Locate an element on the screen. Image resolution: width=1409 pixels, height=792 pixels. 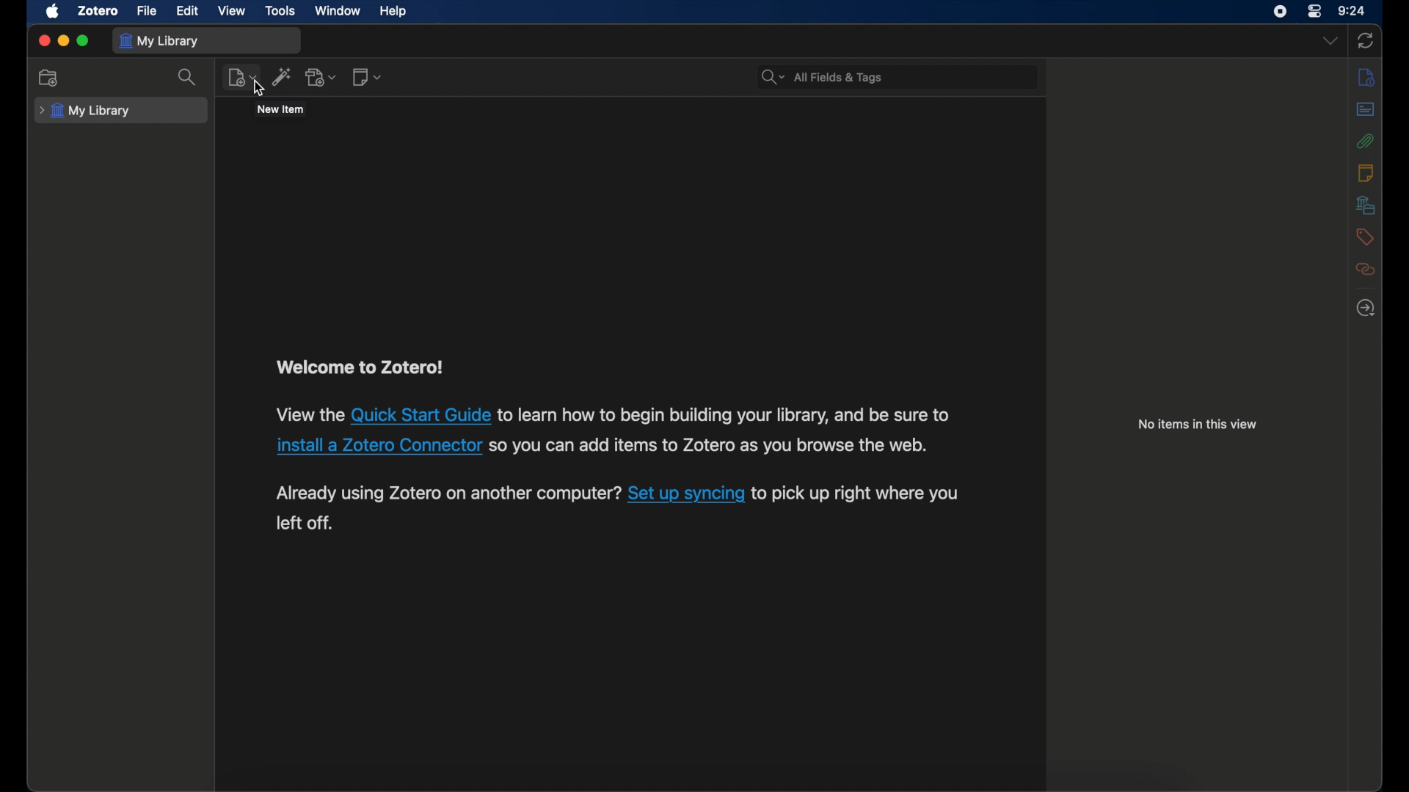
my library is located at coordinates (160, 42).